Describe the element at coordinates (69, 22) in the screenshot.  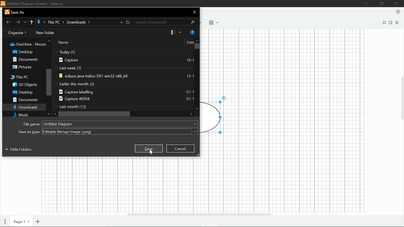
I see `Path of the current location` at that location.